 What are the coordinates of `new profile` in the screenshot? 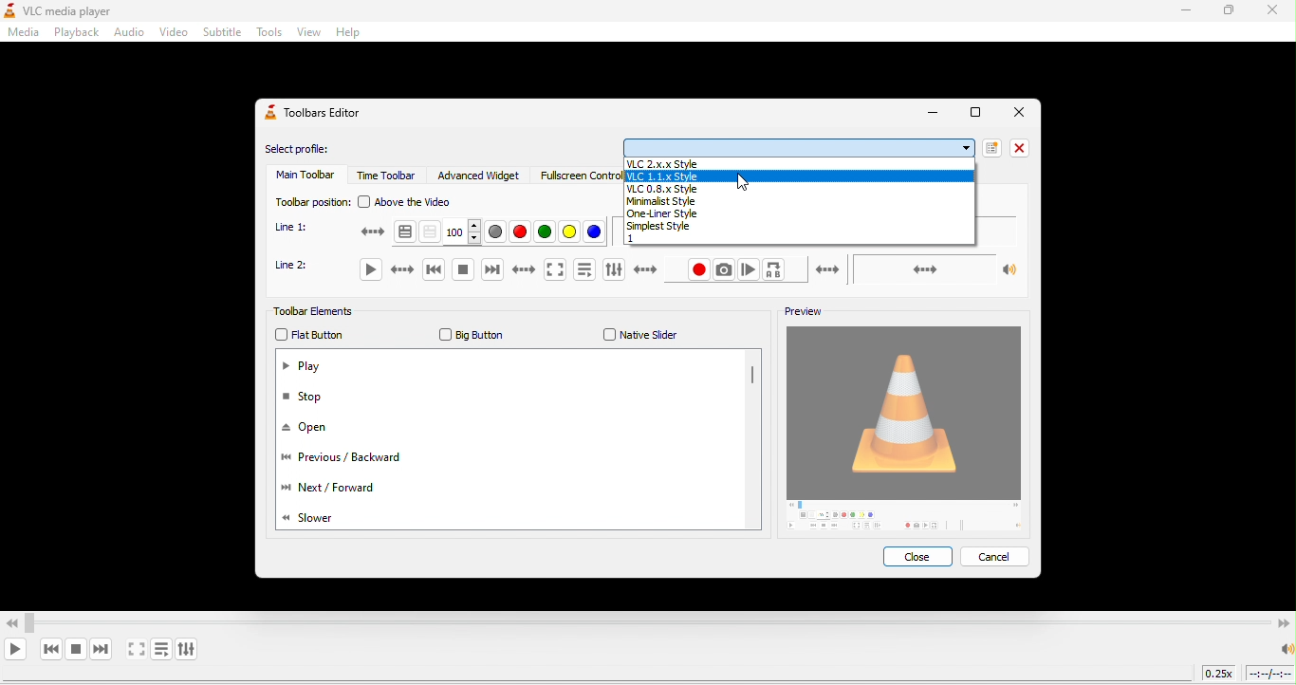 It's located at (989, 147).